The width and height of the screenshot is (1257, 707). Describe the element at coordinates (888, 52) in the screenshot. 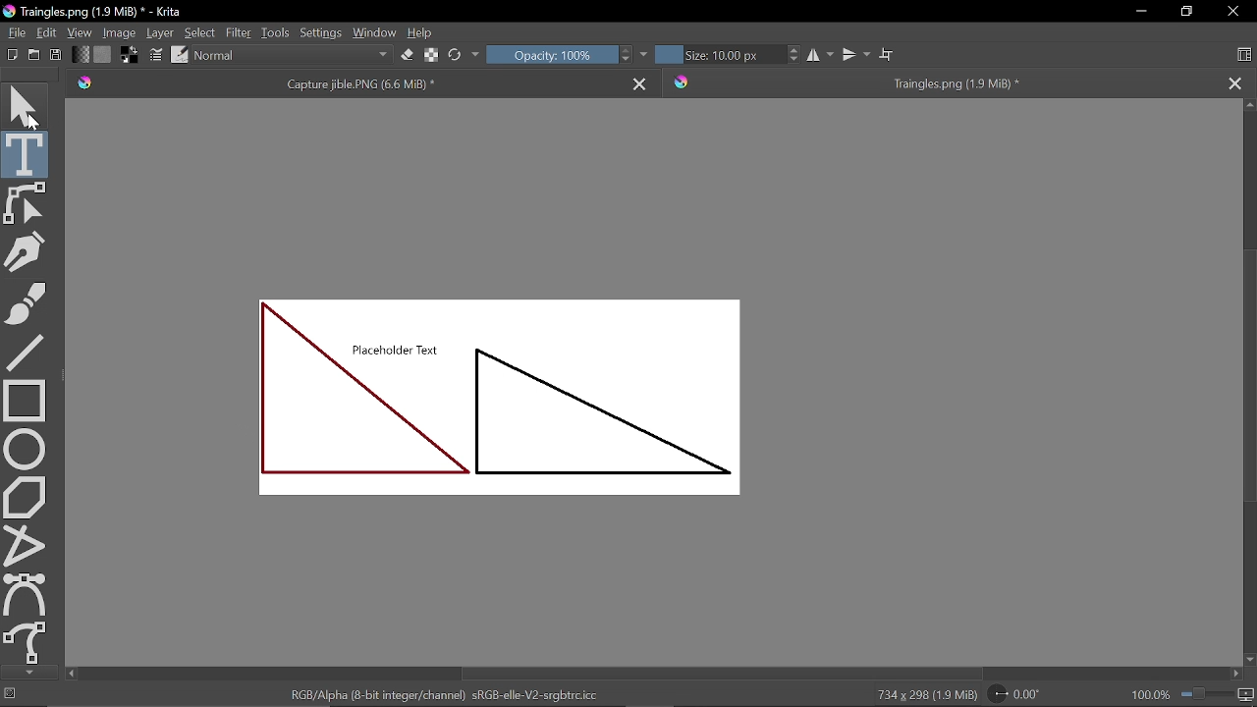

I see `Wrap around mode` at that location.